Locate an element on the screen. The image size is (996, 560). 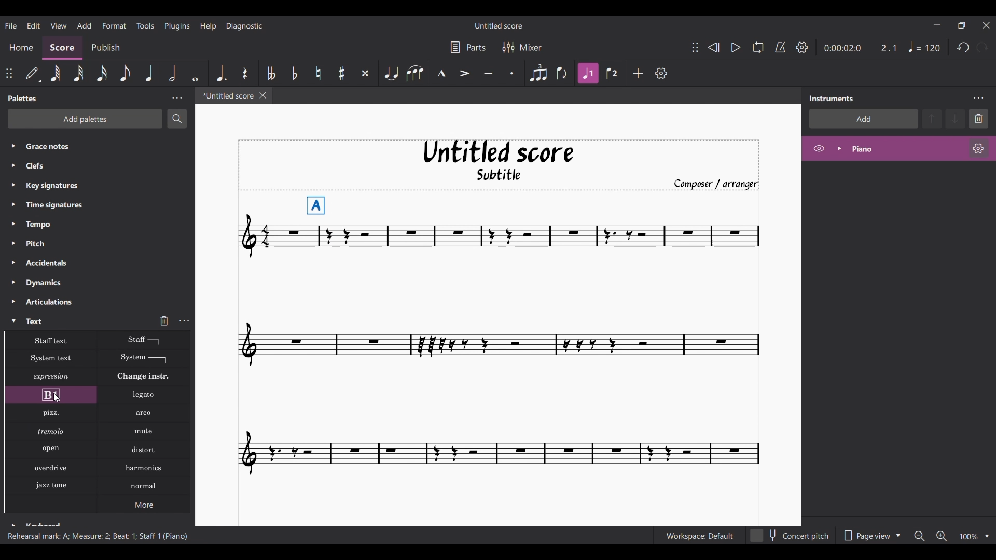
Highlighted after current selection is located at coordinates (243, 73).